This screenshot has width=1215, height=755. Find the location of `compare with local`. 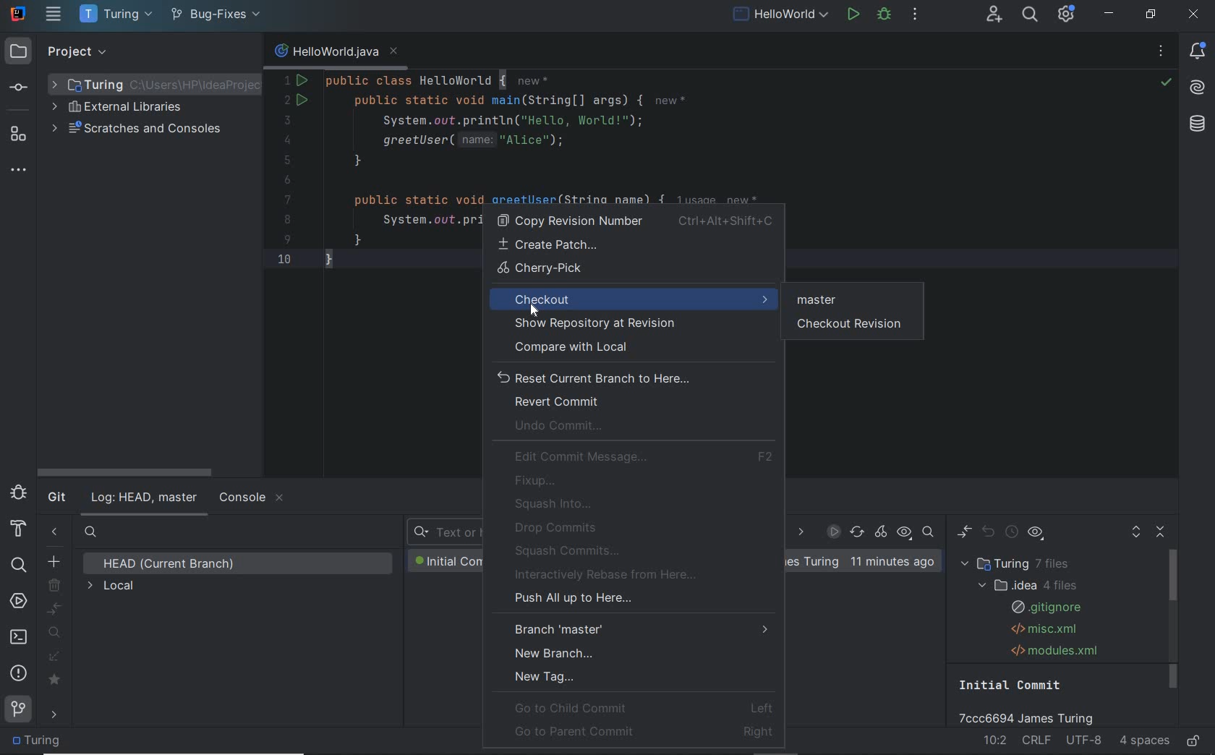

compare with local is located at coordinates (632, 347).